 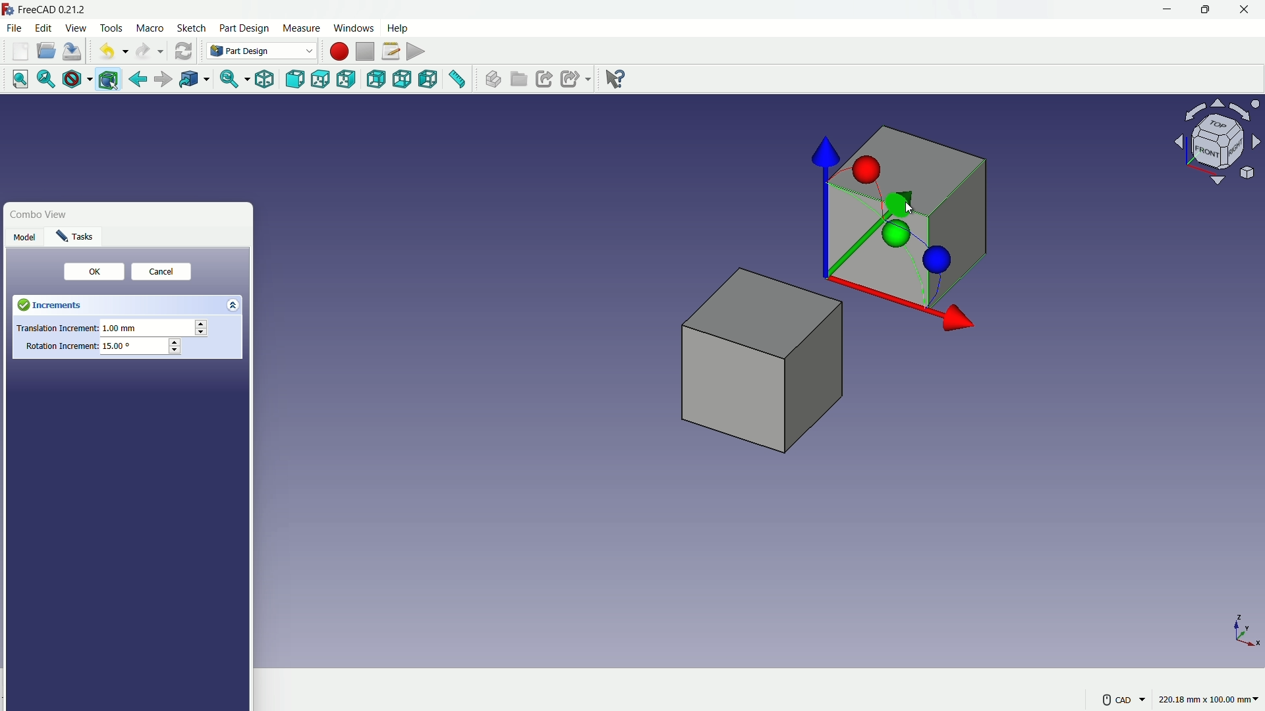 What do you see at coordinates (45, 28) in the screenshot?
I see `edit` at bounding box center [45, 28].